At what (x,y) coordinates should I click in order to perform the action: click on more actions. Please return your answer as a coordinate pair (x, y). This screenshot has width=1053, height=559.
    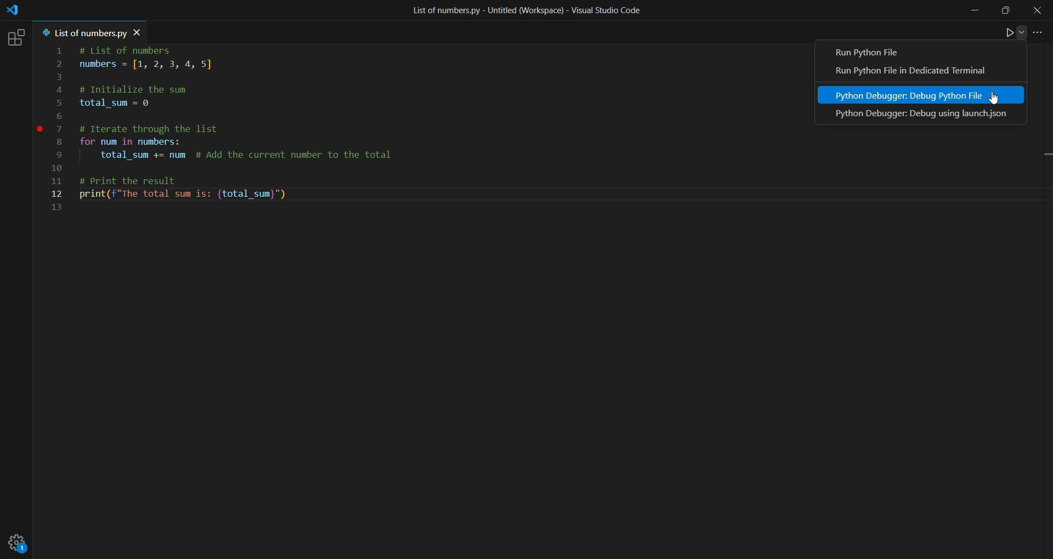
    Looking at the image, I should click on (1039, 33).